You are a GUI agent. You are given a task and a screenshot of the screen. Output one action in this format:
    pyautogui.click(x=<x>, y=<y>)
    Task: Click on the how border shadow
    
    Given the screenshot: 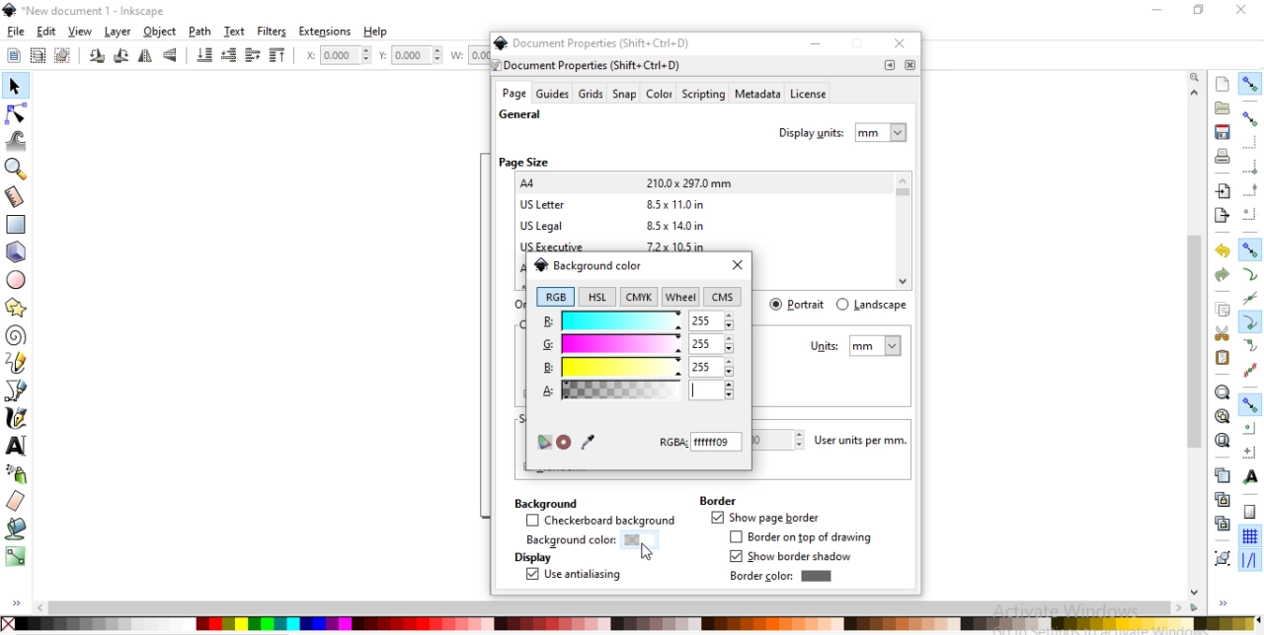 What is the action you would take?
    pyautogui.click(x=794, y=557)
    